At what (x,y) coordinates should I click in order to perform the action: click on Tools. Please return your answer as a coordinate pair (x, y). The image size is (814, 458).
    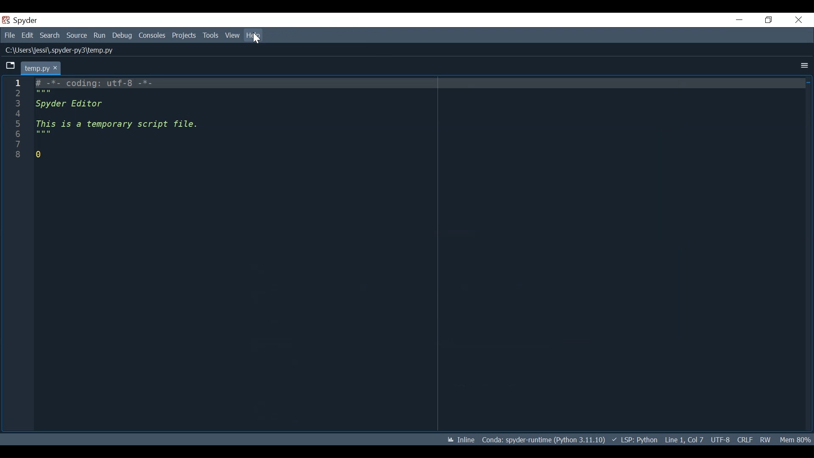
    Looking at the image, I should click on (212, 36).